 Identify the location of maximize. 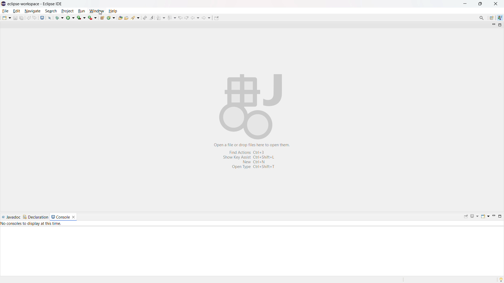
(500, 25).